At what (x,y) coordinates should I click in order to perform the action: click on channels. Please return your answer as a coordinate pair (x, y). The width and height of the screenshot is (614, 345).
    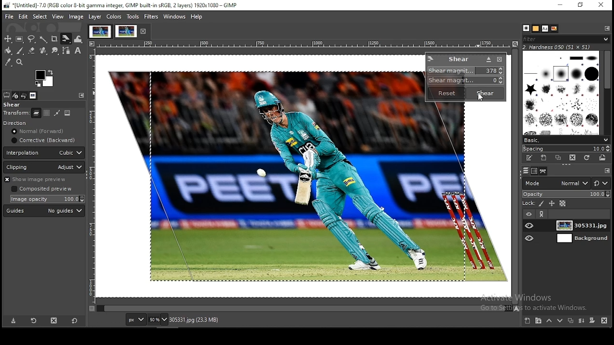
    Looking at the image, I should click on (535, 171).